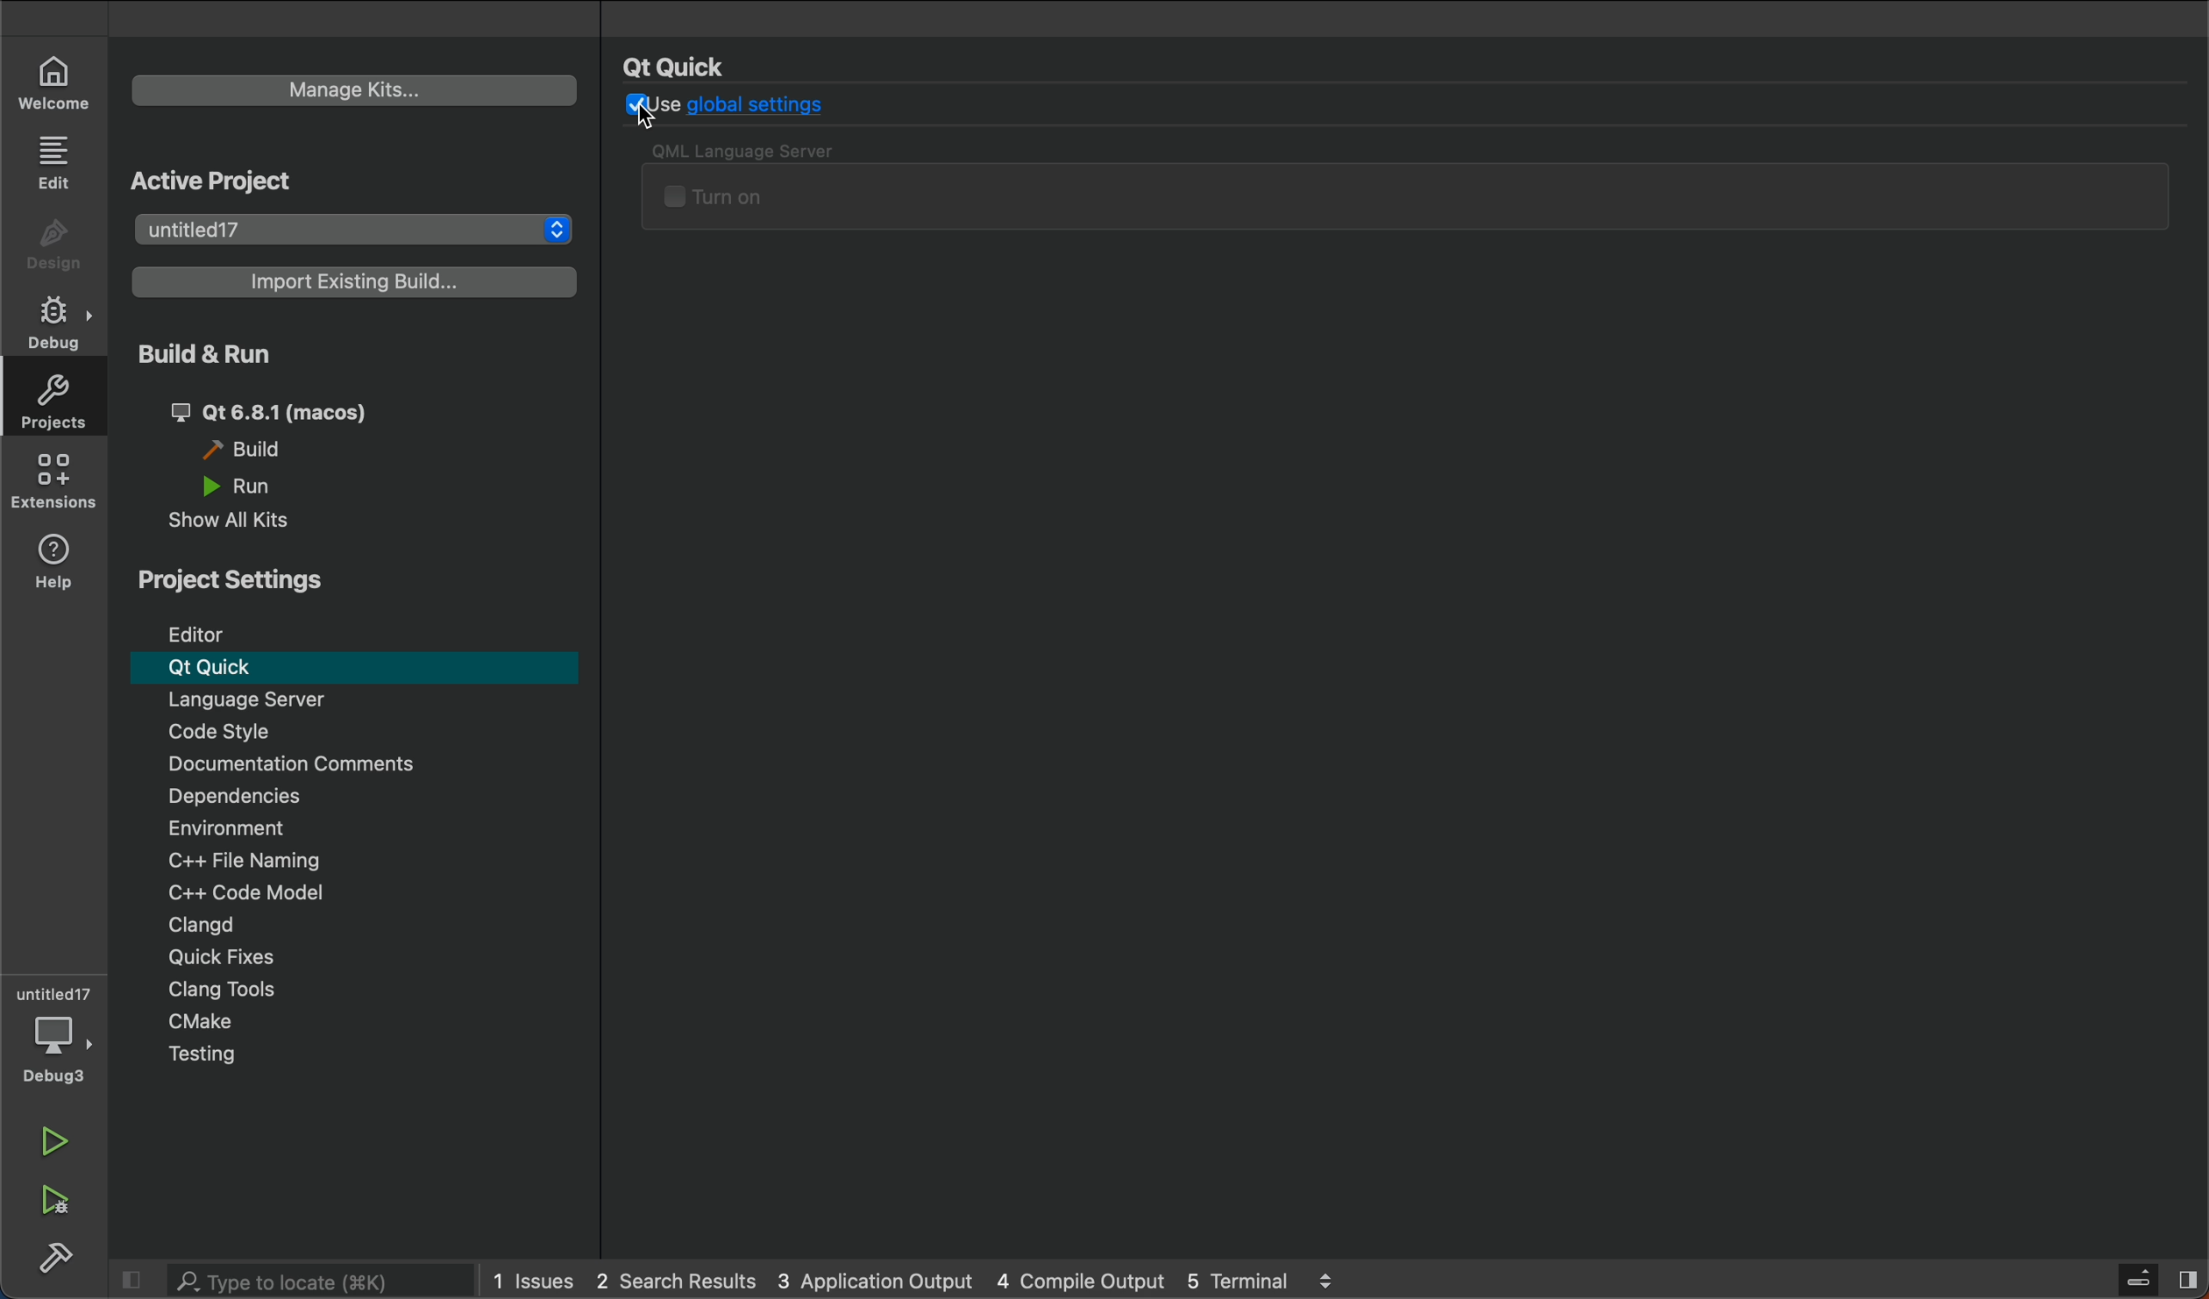 This screenshot has height=1299, width=2209. I want to click on show all kits, so click(235, 526).